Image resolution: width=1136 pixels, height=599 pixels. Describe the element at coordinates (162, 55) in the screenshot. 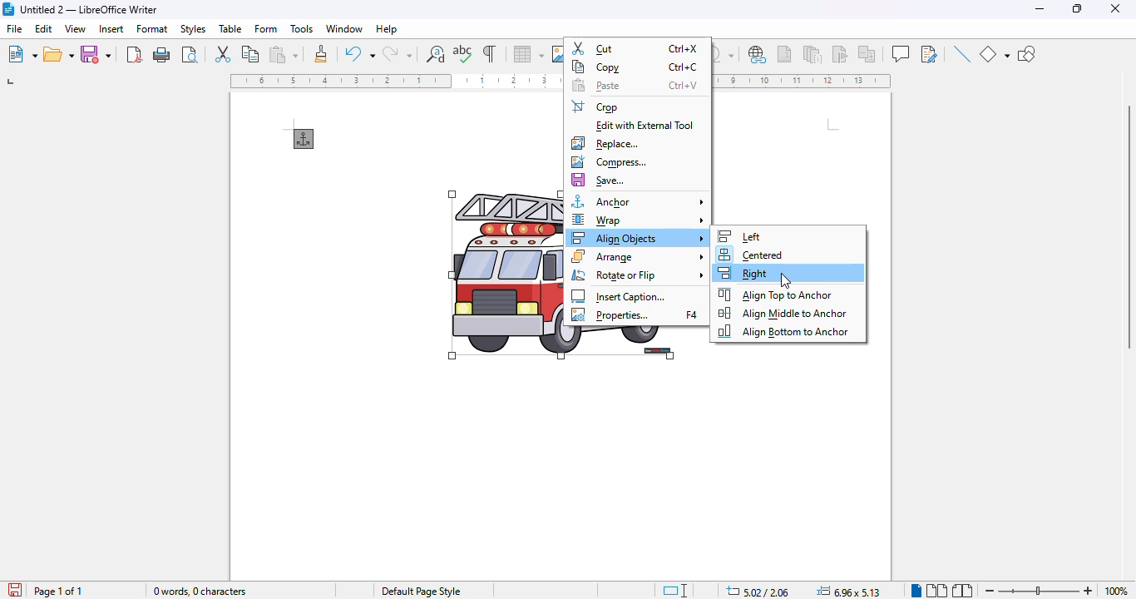

I see `print` at that location.